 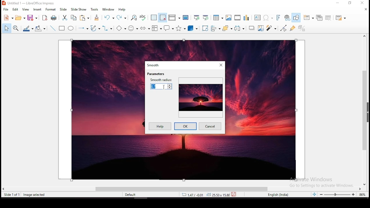 I want to click on duplicate slide, so click(x=319, y=17).